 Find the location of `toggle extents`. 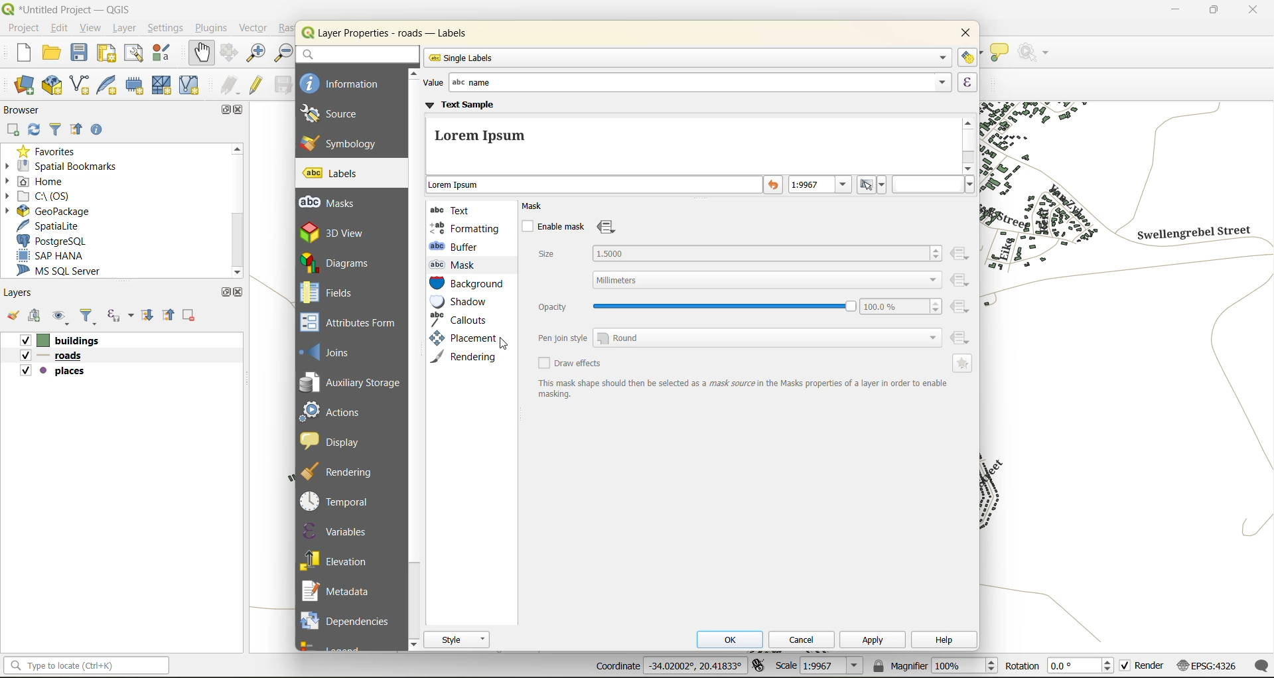

toggle extents is located at coordinates (758, 663).